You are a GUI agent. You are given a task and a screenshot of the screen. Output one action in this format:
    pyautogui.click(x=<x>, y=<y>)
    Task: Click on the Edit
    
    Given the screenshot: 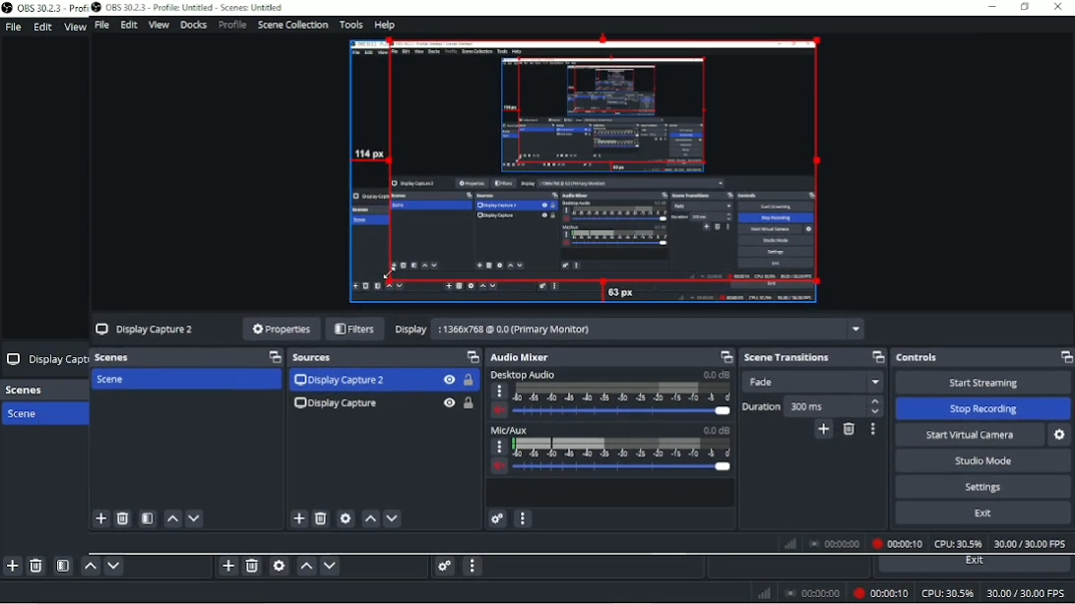 What is the action you would take?
    pyautogui.click(x=43, y=26)
    